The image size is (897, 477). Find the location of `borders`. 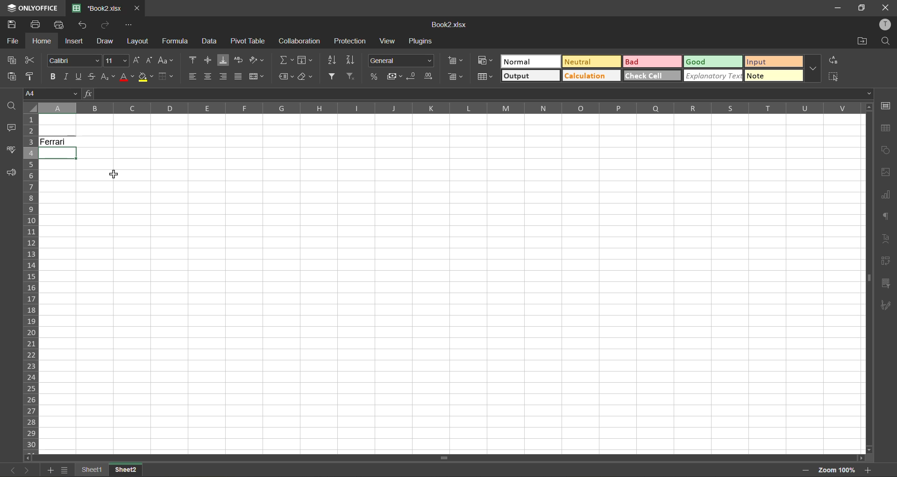

borders is located at coordinates (167, 76).